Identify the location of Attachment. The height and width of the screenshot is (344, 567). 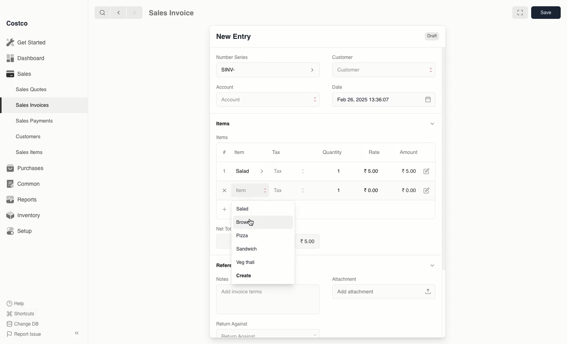
(345, 278).